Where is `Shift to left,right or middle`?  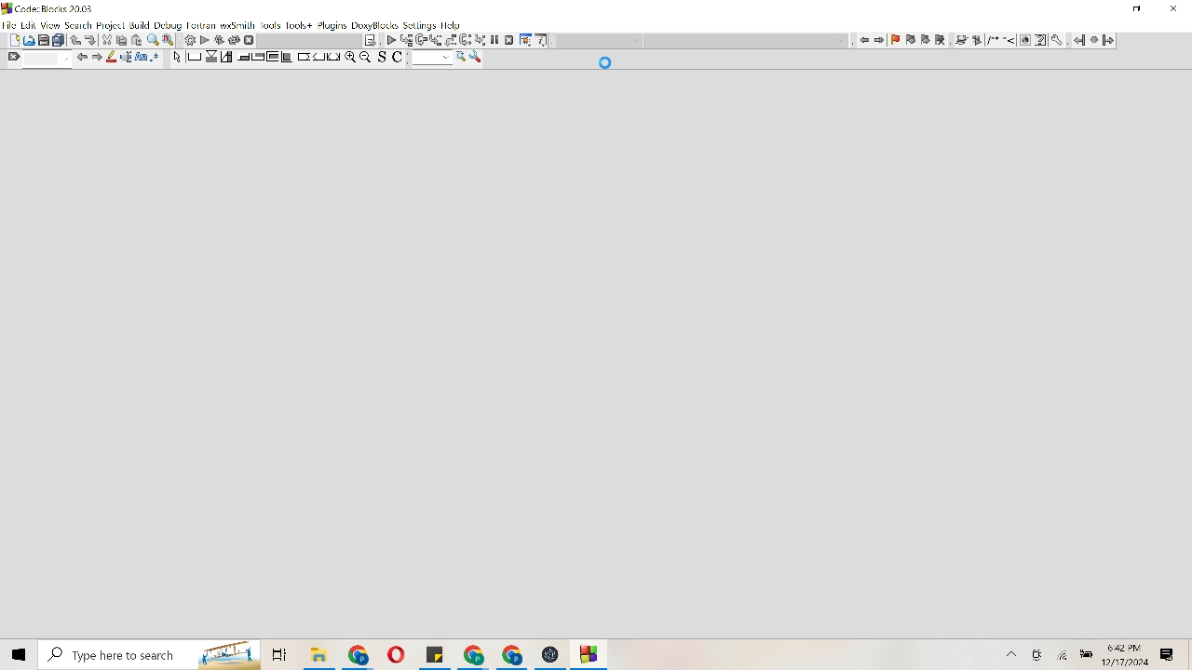
Shift to left,right or middle is located at coordinates (318, 57).